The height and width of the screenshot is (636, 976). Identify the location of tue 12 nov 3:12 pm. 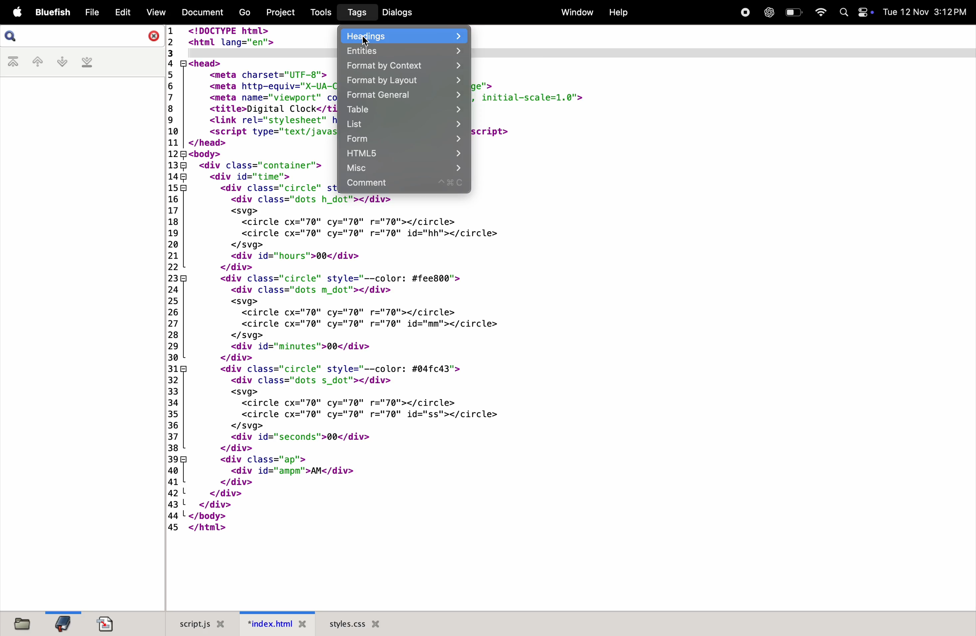
(925, 12).